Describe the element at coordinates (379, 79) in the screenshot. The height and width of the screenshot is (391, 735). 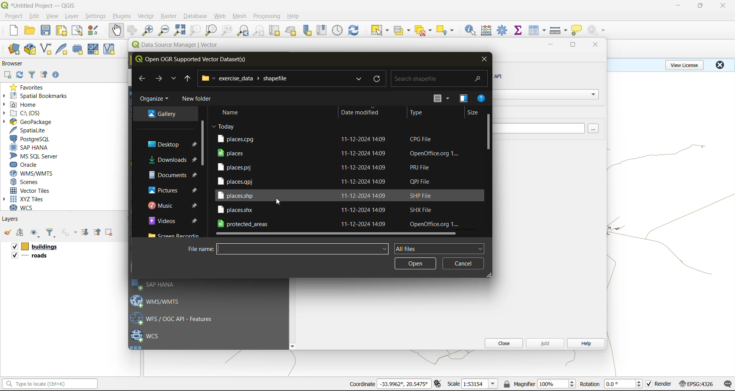
I see `refresh` at that location.